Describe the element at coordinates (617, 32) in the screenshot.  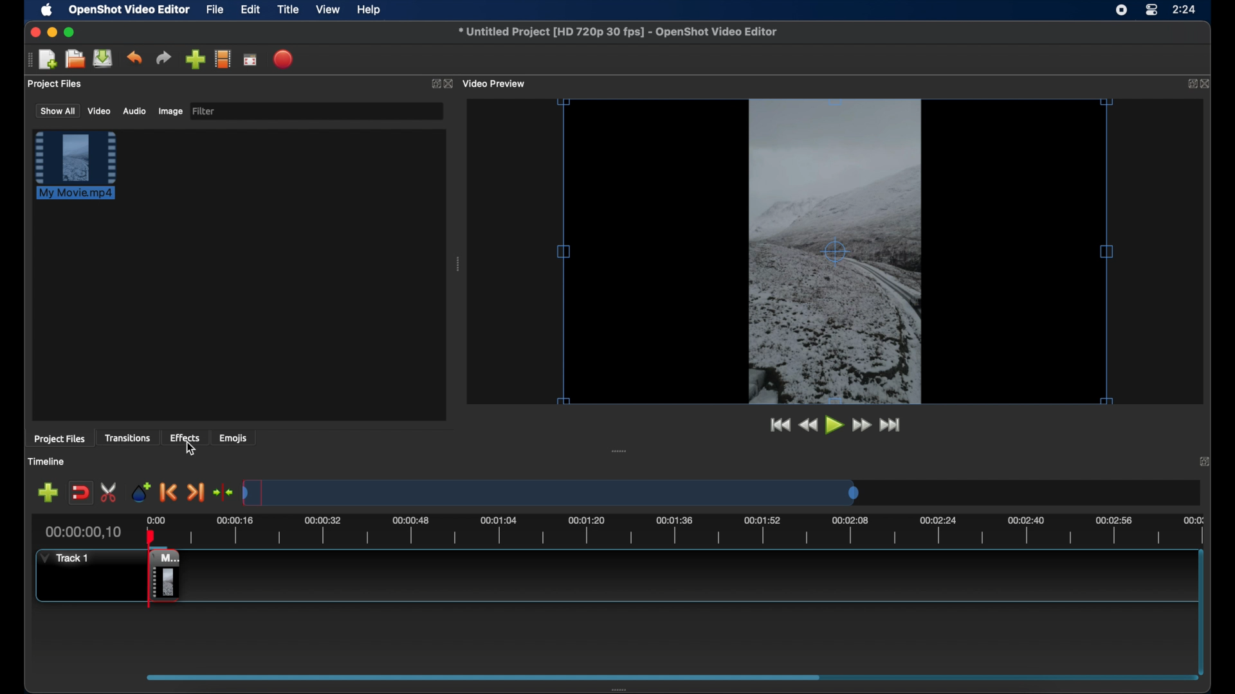
I see `file name` at that location.